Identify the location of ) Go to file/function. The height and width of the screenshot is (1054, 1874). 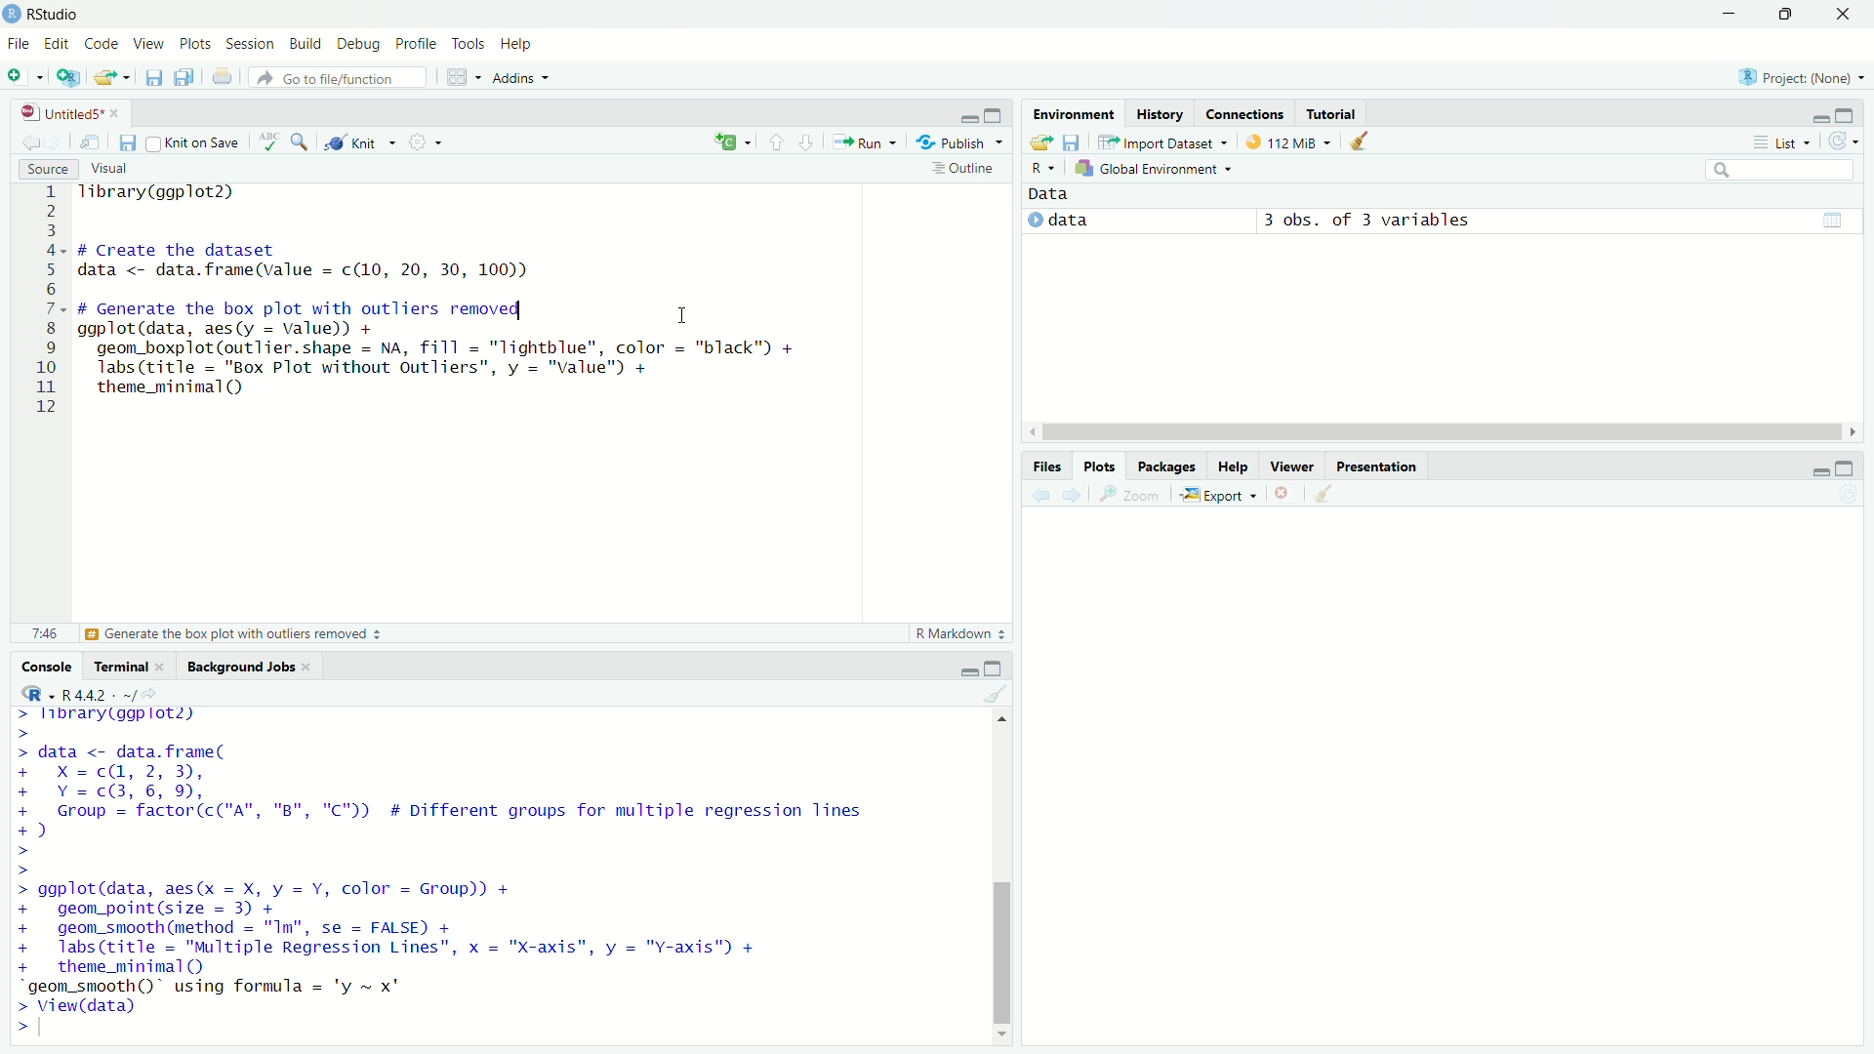
(333, 77).